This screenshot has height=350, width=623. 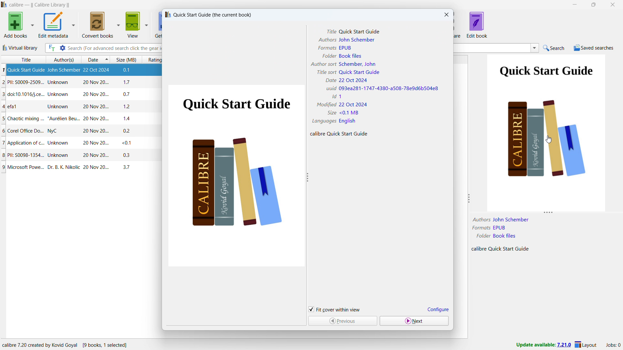 I want to click on rating, so click(x=153, y=59).